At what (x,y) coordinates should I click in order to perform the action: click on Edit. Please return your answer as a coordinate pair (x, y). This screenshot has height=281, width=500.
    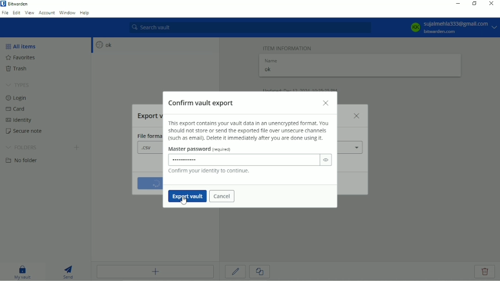
    Looking at the image, I should click on (16, 12).